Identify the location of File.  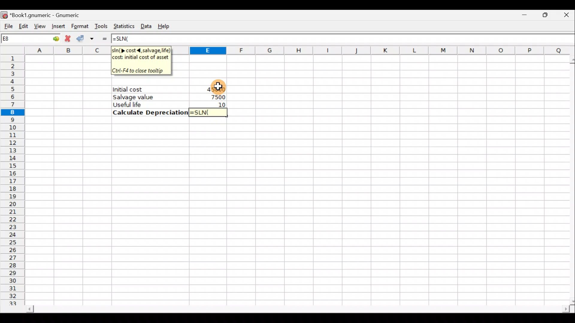
(9, 24).